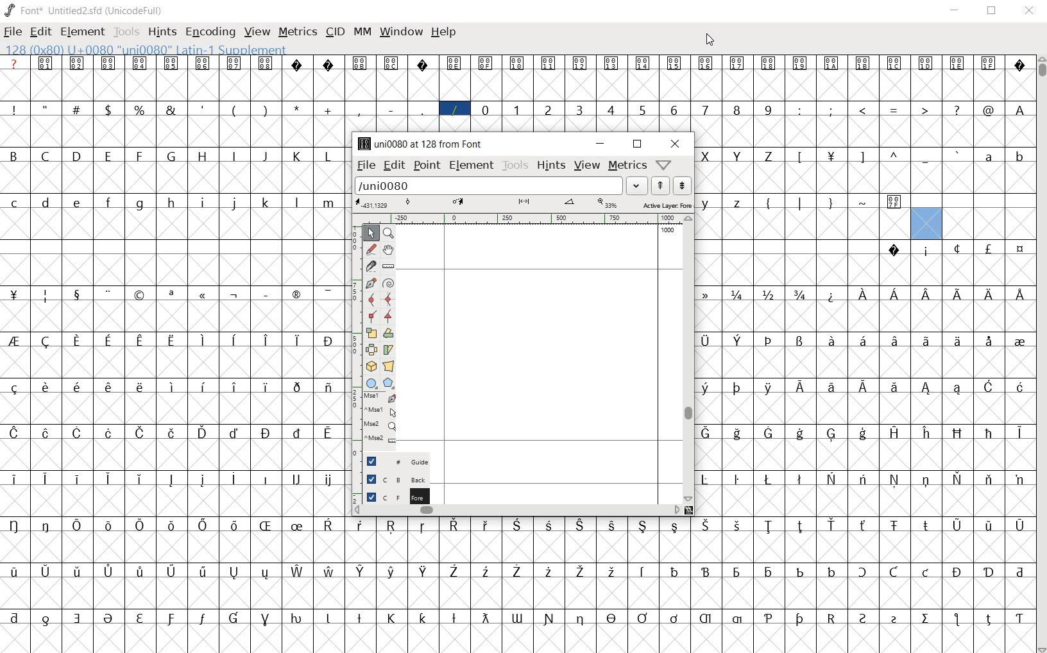 This screenshot has width=1047, height=653. What do you see at coordinates (391, 526) in the screenshot?
I see `glyph` at bounding box center [391, 526].